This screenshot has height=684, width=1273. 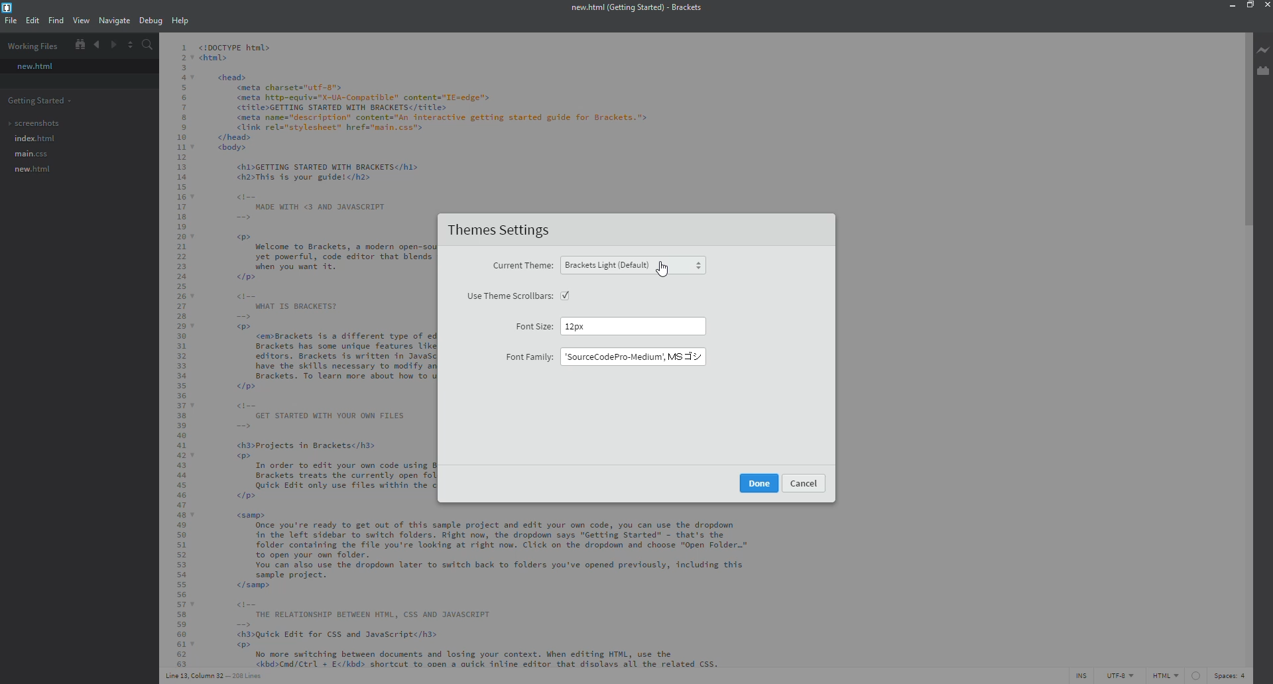 What do you see at coordinates (1263, 71) in the screenshot?
I see `extension manager` at bounding box center [1263, 71].